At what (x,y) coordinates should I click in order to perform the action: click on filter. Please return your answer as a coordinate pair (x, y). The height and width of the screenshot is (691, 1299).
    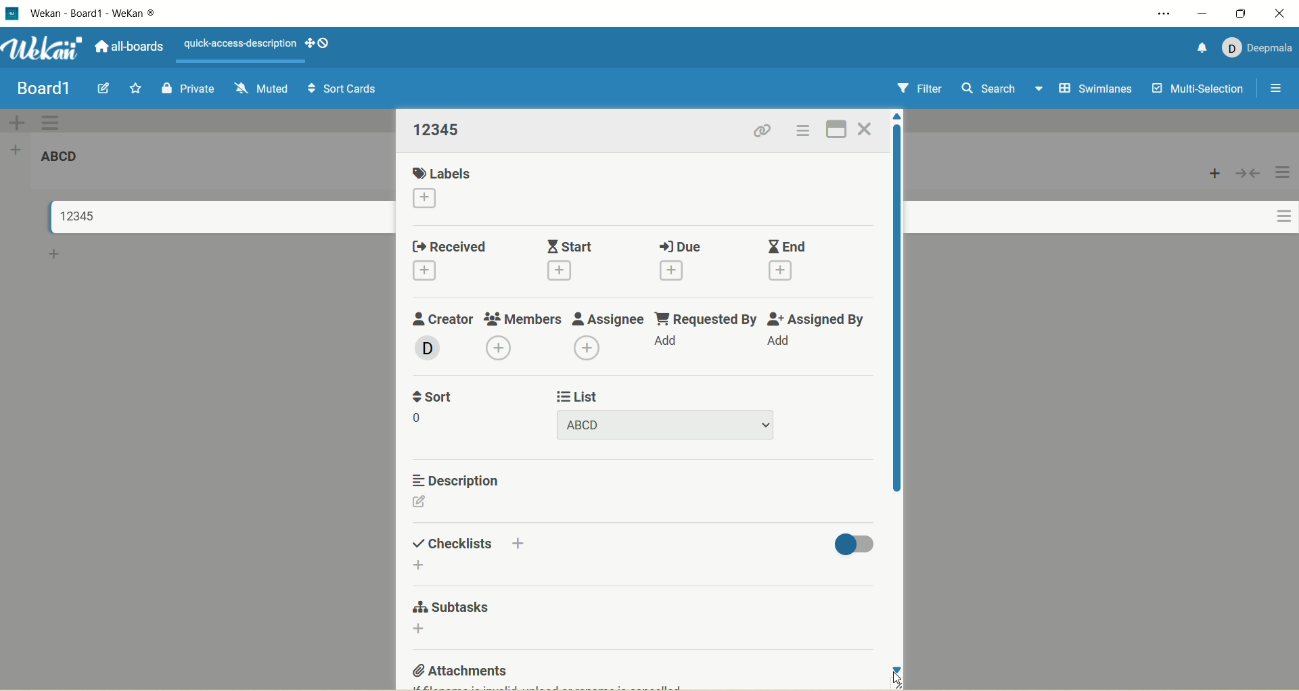
    Looking at the image, I should click on (917, 90).